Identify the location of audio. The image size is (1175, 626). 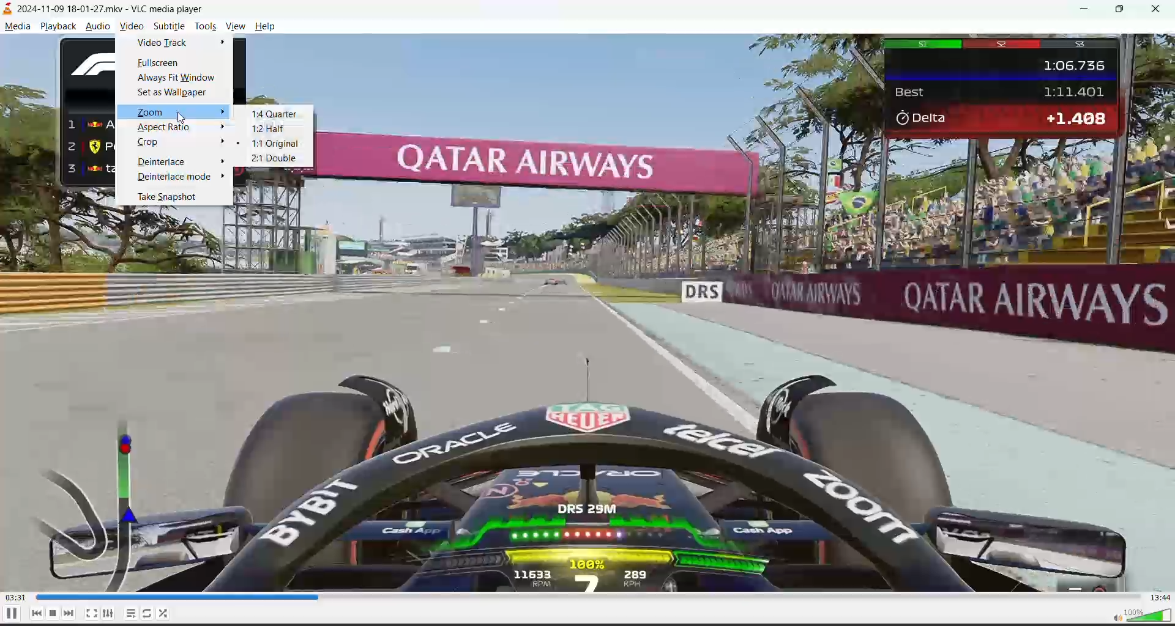
(99, 24).